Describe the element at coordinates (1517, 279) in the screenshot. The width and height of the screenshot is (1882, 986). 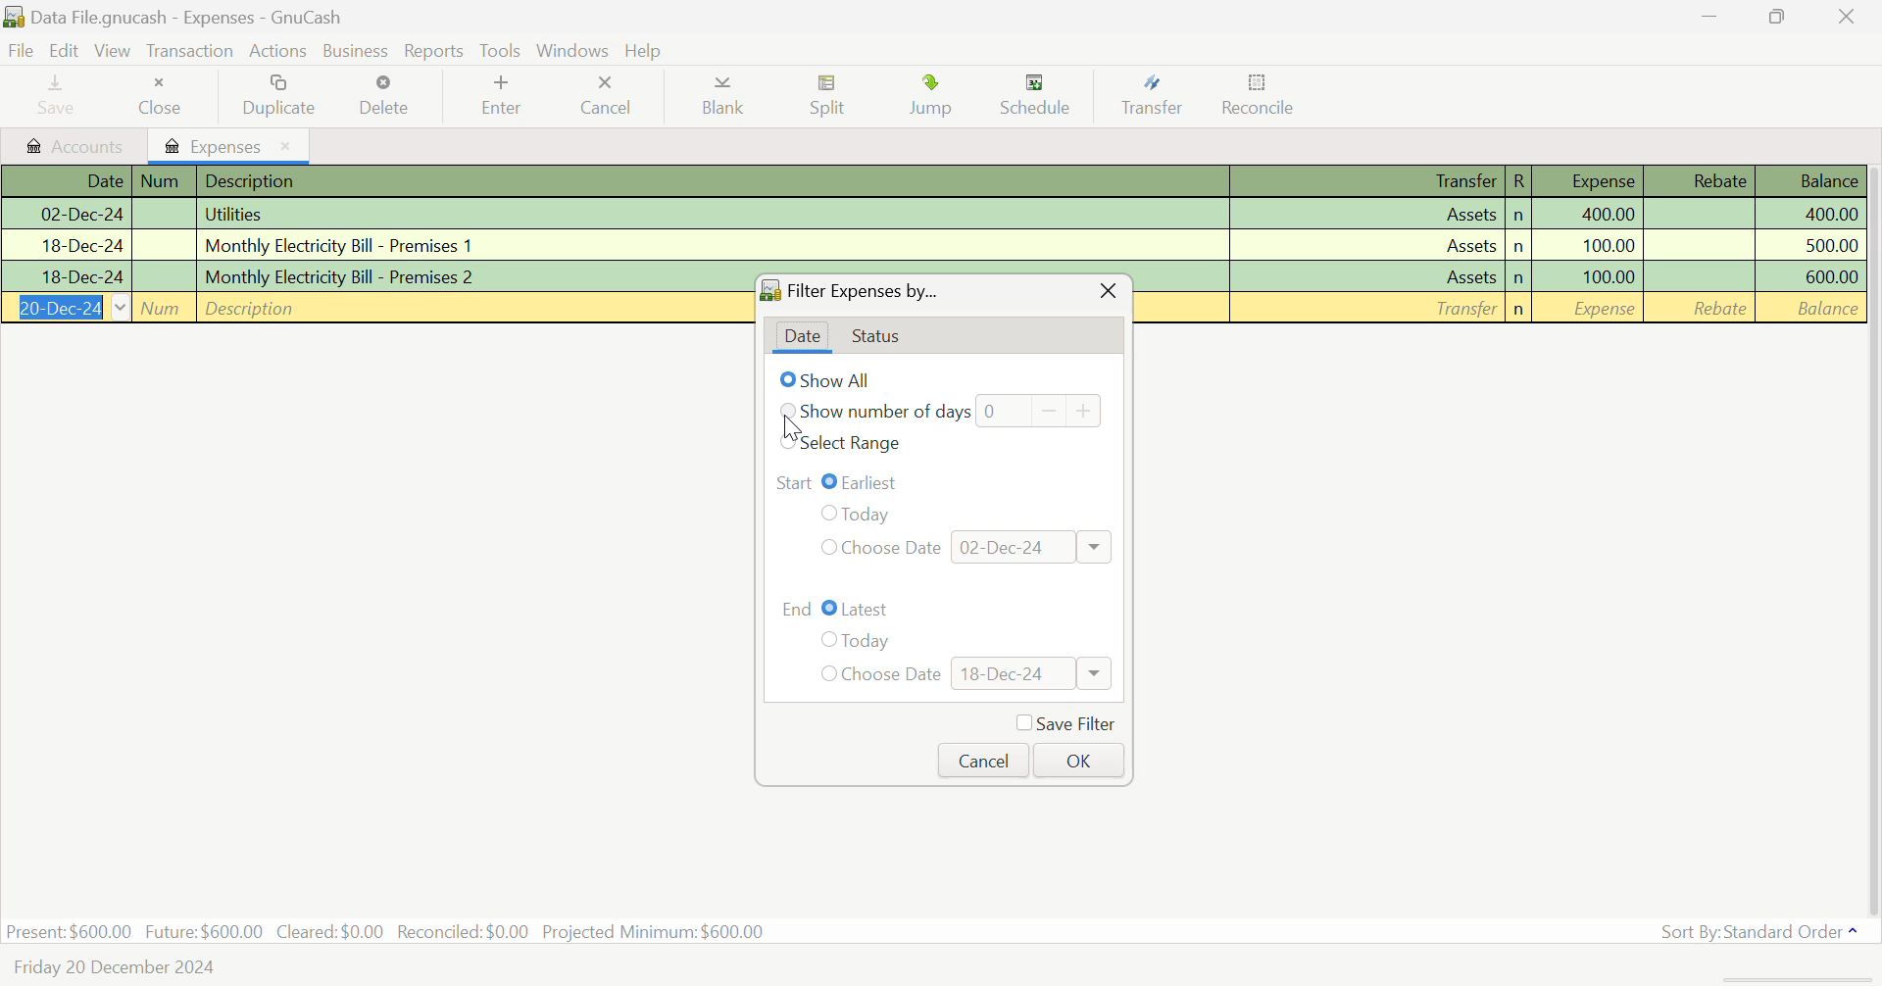
I see `n` at that location.